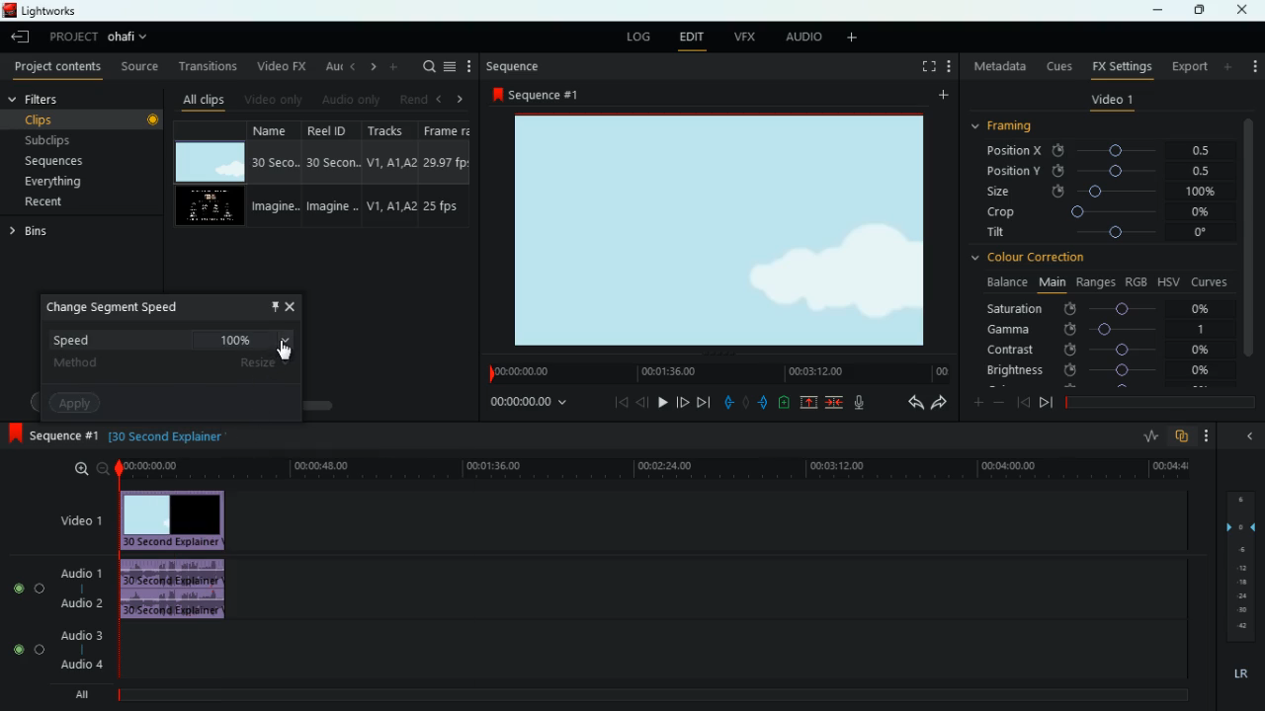  Describe the element at coordinates (745, 401) in the screenshot. I see `hold` at that location.